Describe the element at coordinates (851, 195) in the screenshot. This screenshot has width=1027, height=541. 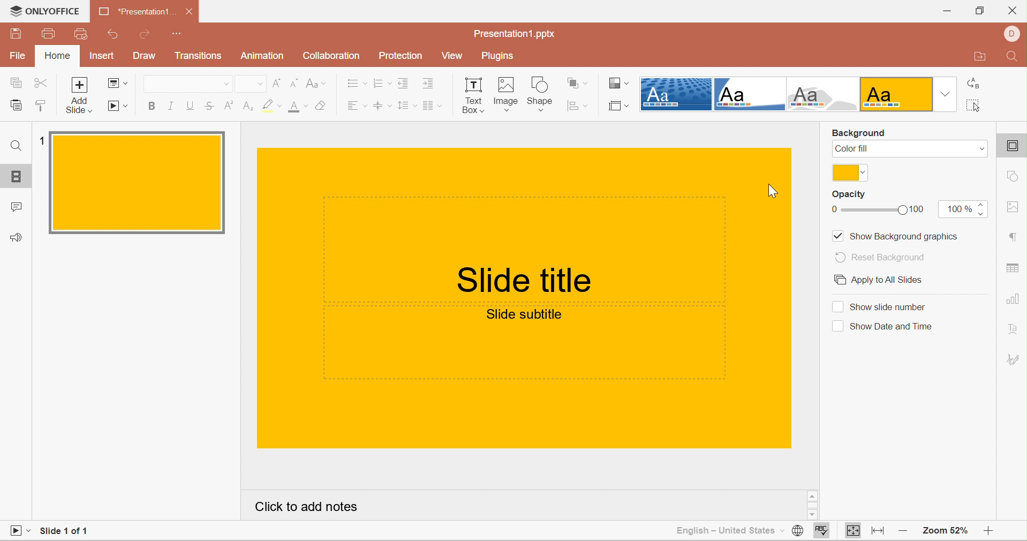
I see `Opacity` at that location.